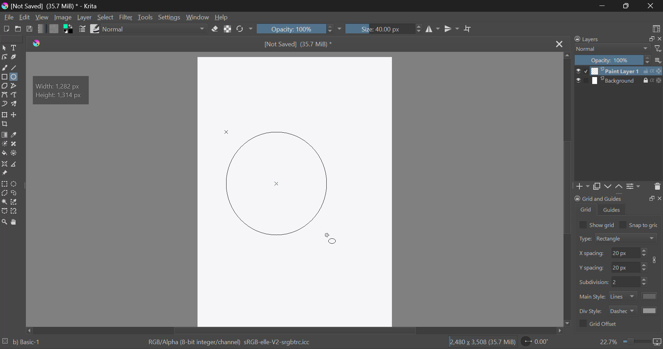  I want to click on move left, so click(28, 329).